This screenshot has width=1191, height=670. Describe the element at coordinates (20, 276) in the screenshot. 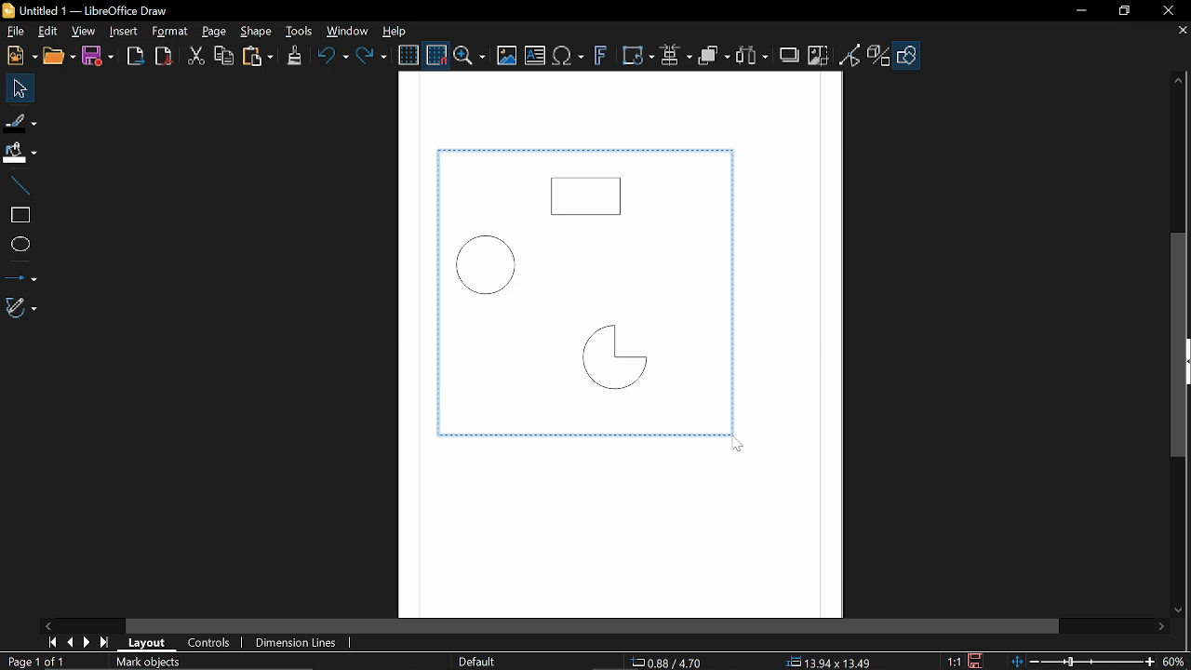

I see `Lines and arrows` at that location.